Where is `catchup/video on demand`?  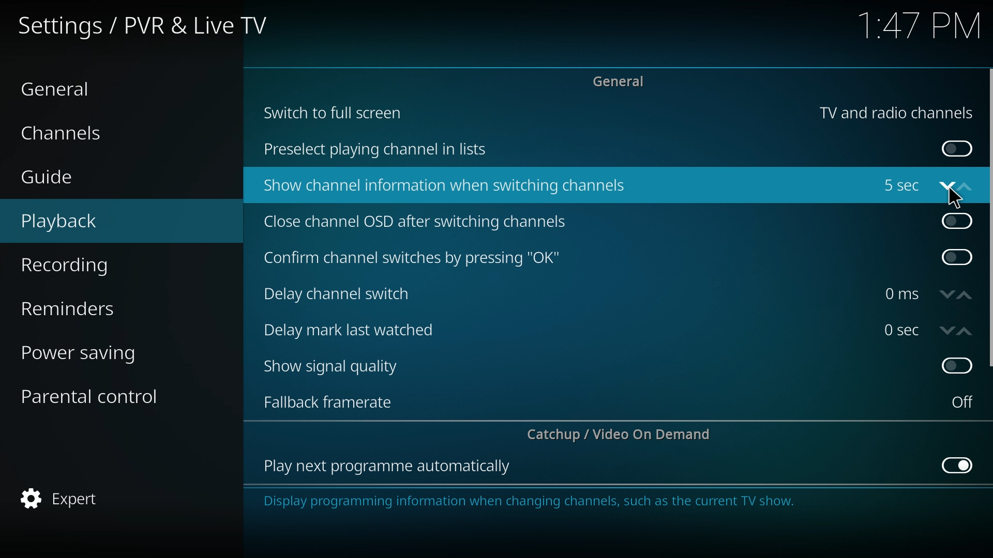
catchup/video on demand is located at coordinates (624, 434).